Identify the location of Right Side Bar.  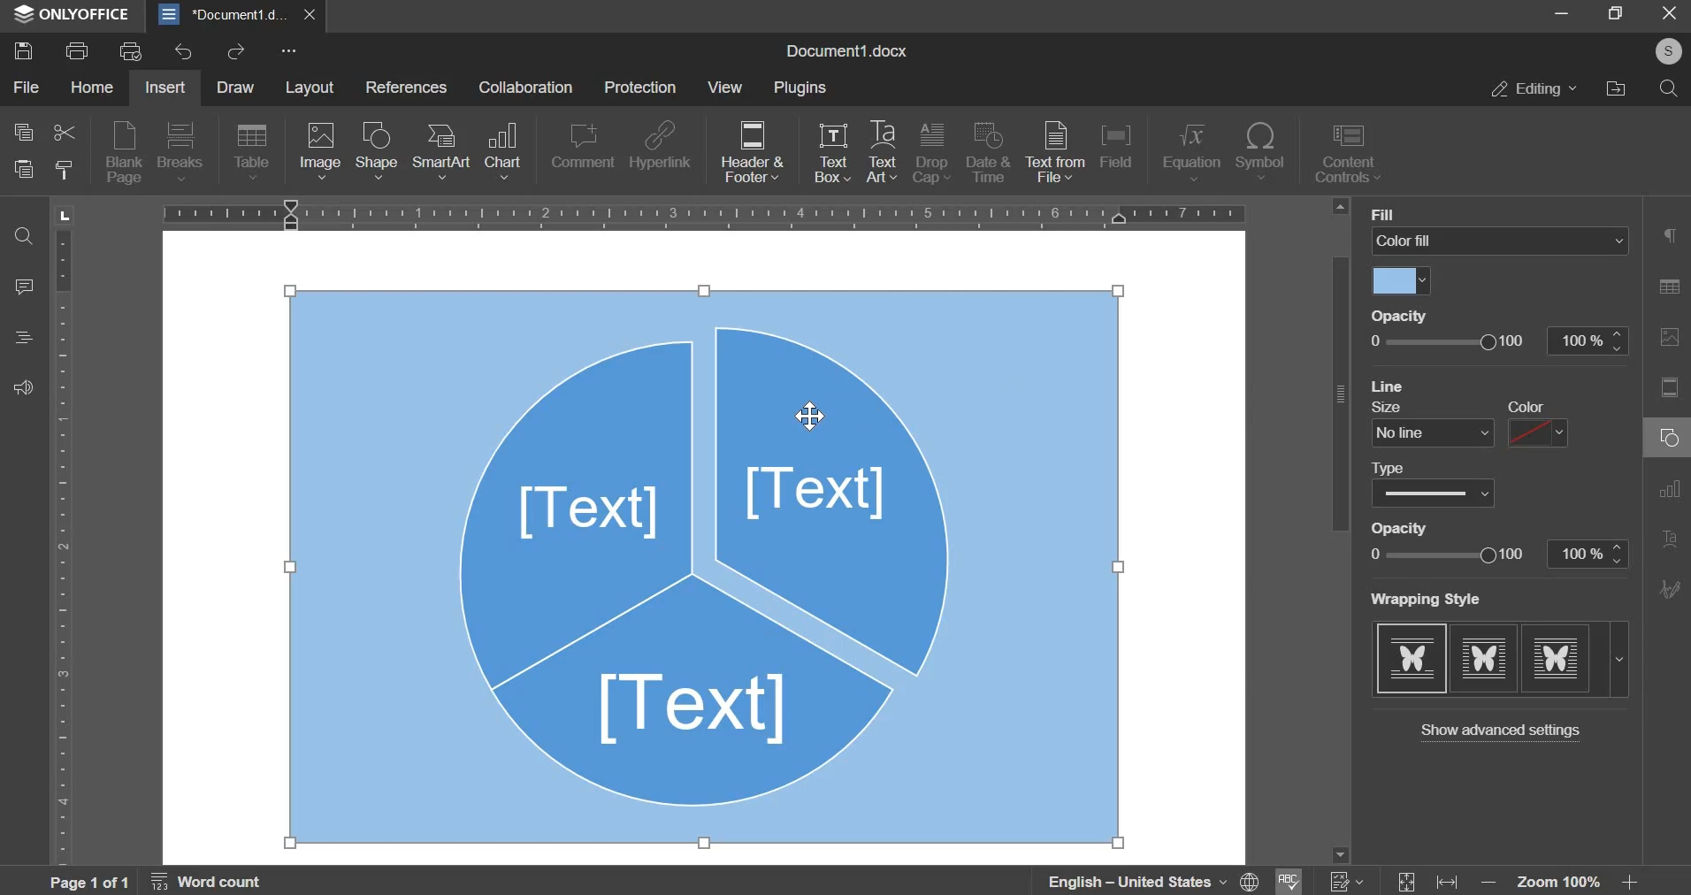
(1668, 421).